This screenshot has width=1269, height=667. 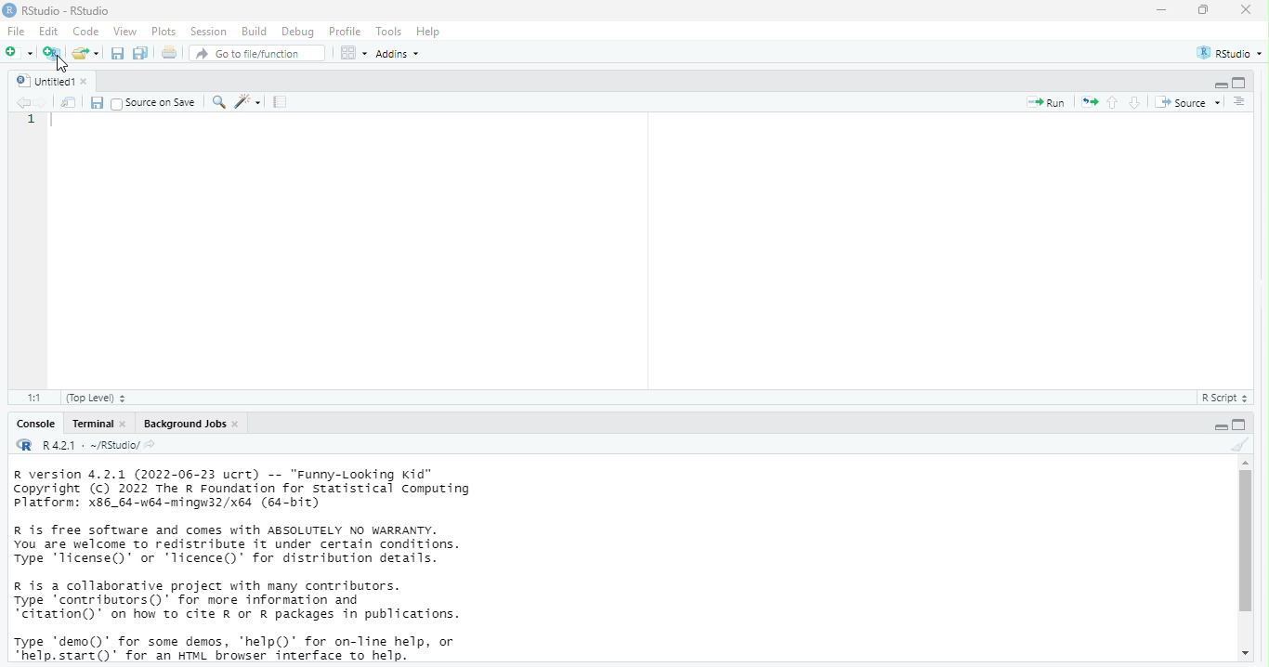 What do you see at coordinates (91, 424) in the screenshot?
I see `terminal` at bounding box center [91, 424].